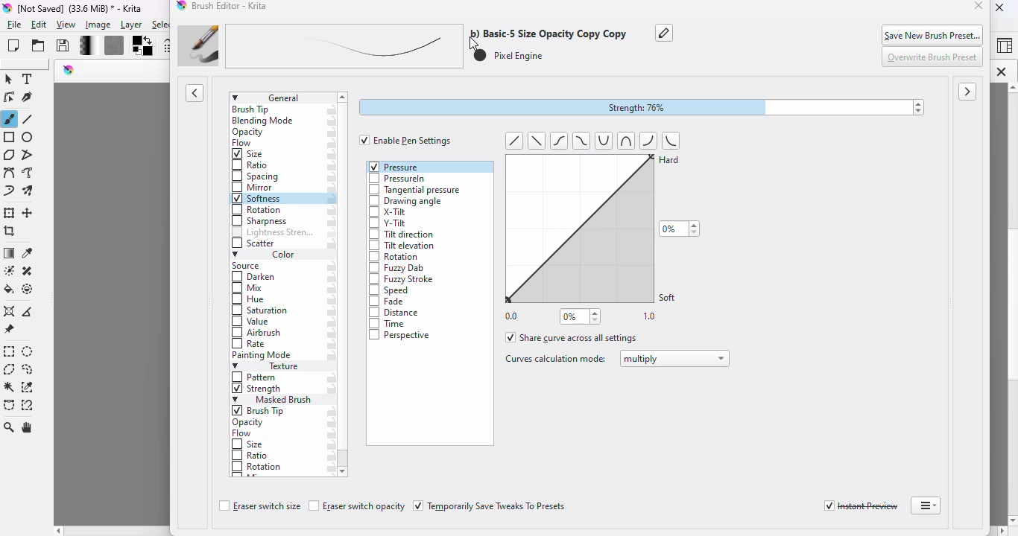 The width and height of the screenshot is (1018, 536). What do you see at coordinates (67, 25) in the screenshot?
I see `view` at bounding box center [67, 25].